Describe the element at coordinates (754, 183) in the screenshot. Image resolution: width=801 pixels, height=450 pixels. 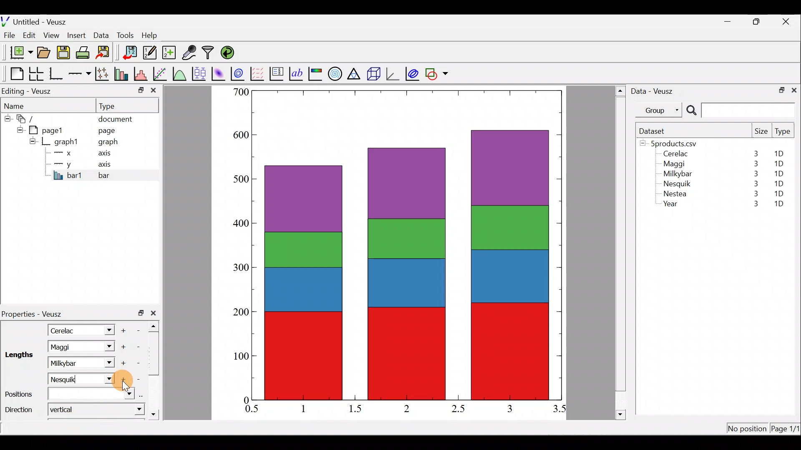
I see `3` at that location.